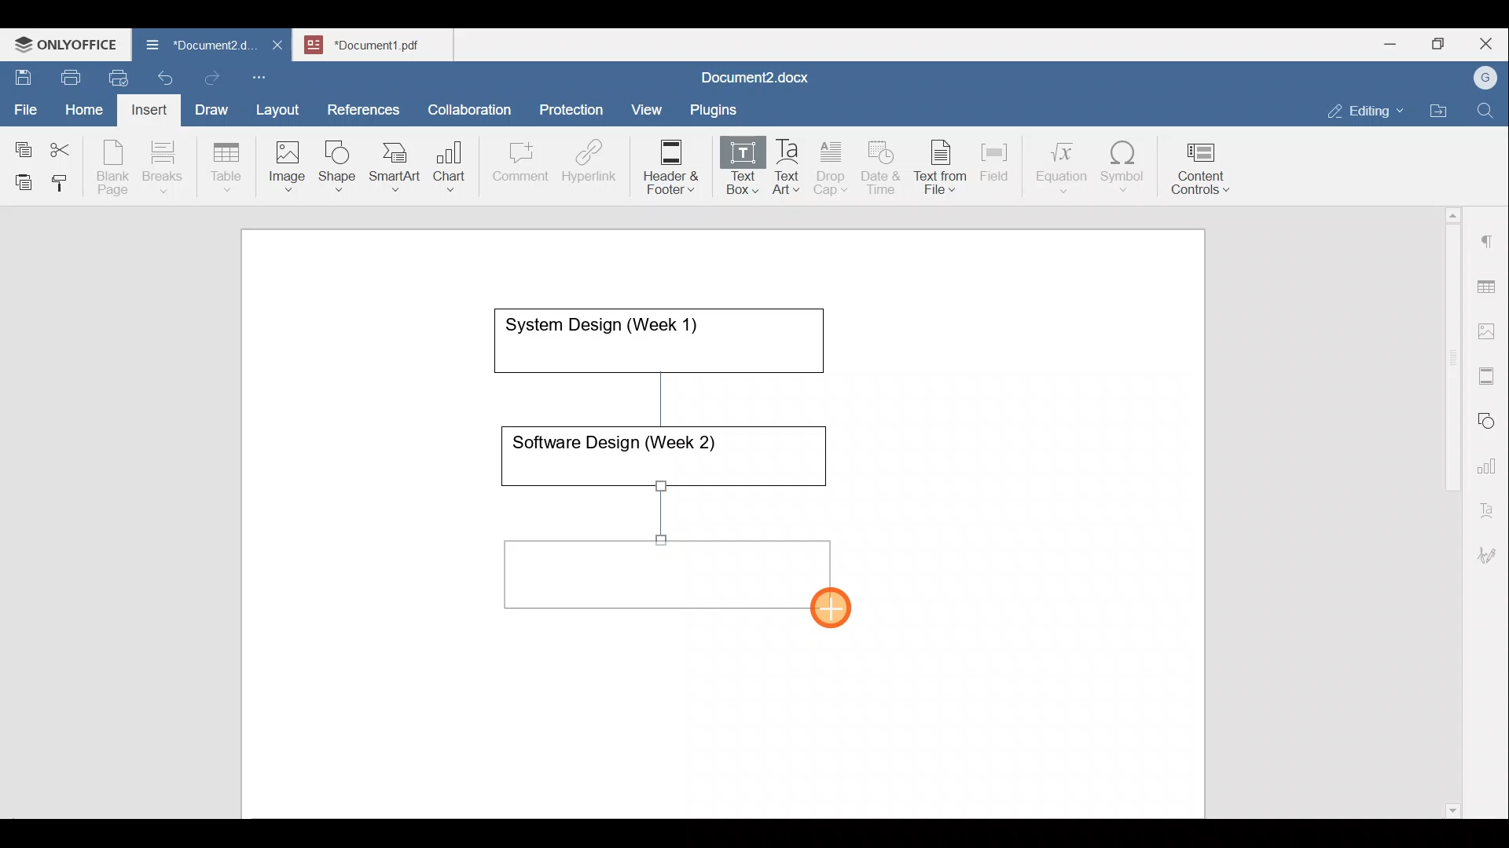 Image resolution: width=1509 pixels, height=848 pixels. I want to click on Customize quick access toolbar, so click(265, 75).